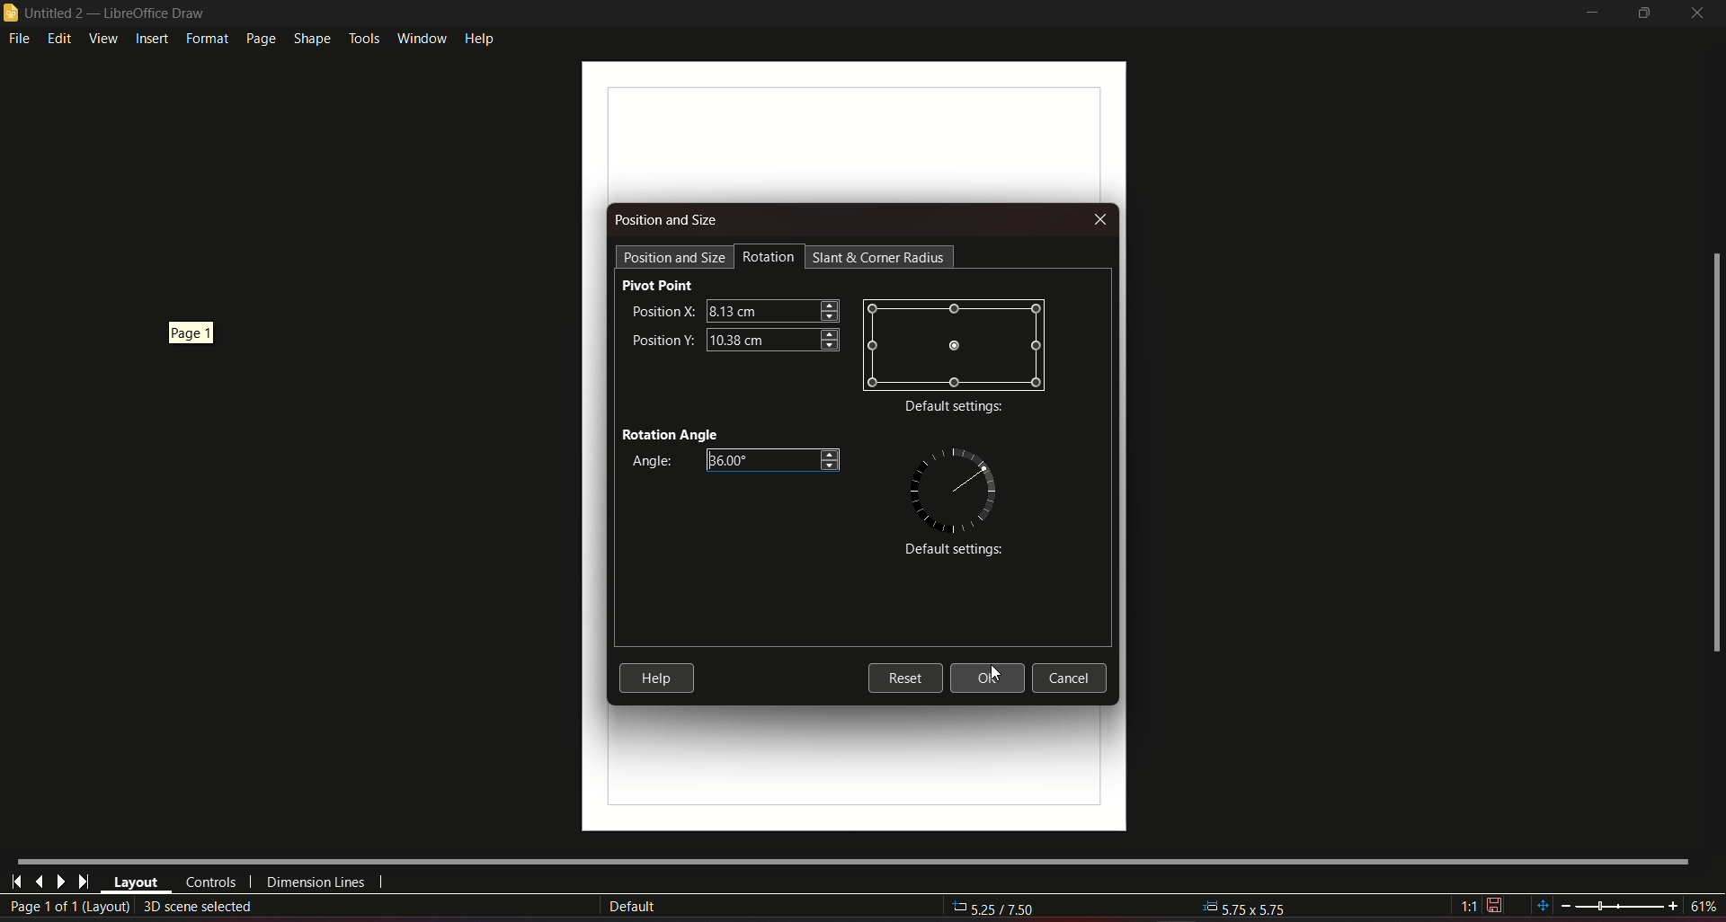 This screenshot has height=922, width=1726. I want to click on 1:1, so click(1481, 906).